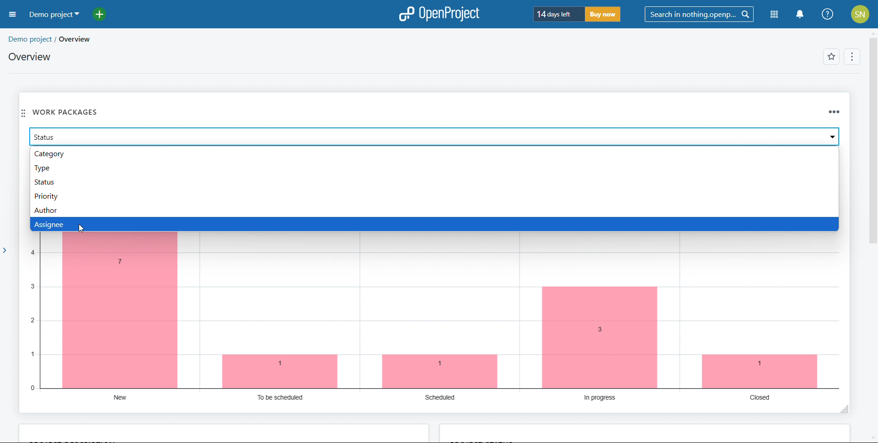 This screenshot has width=878, height=443. Describe the element at coordinates (12, 15) in the screenshot. I see `open sidebar menu` at that location.